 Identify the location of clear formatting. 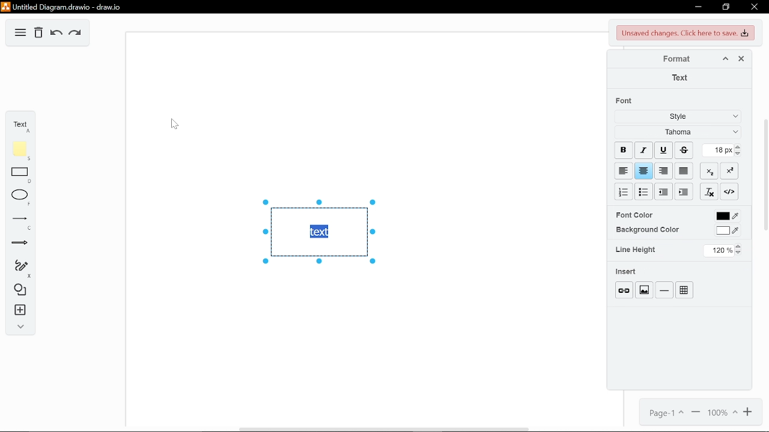
(710, 191).